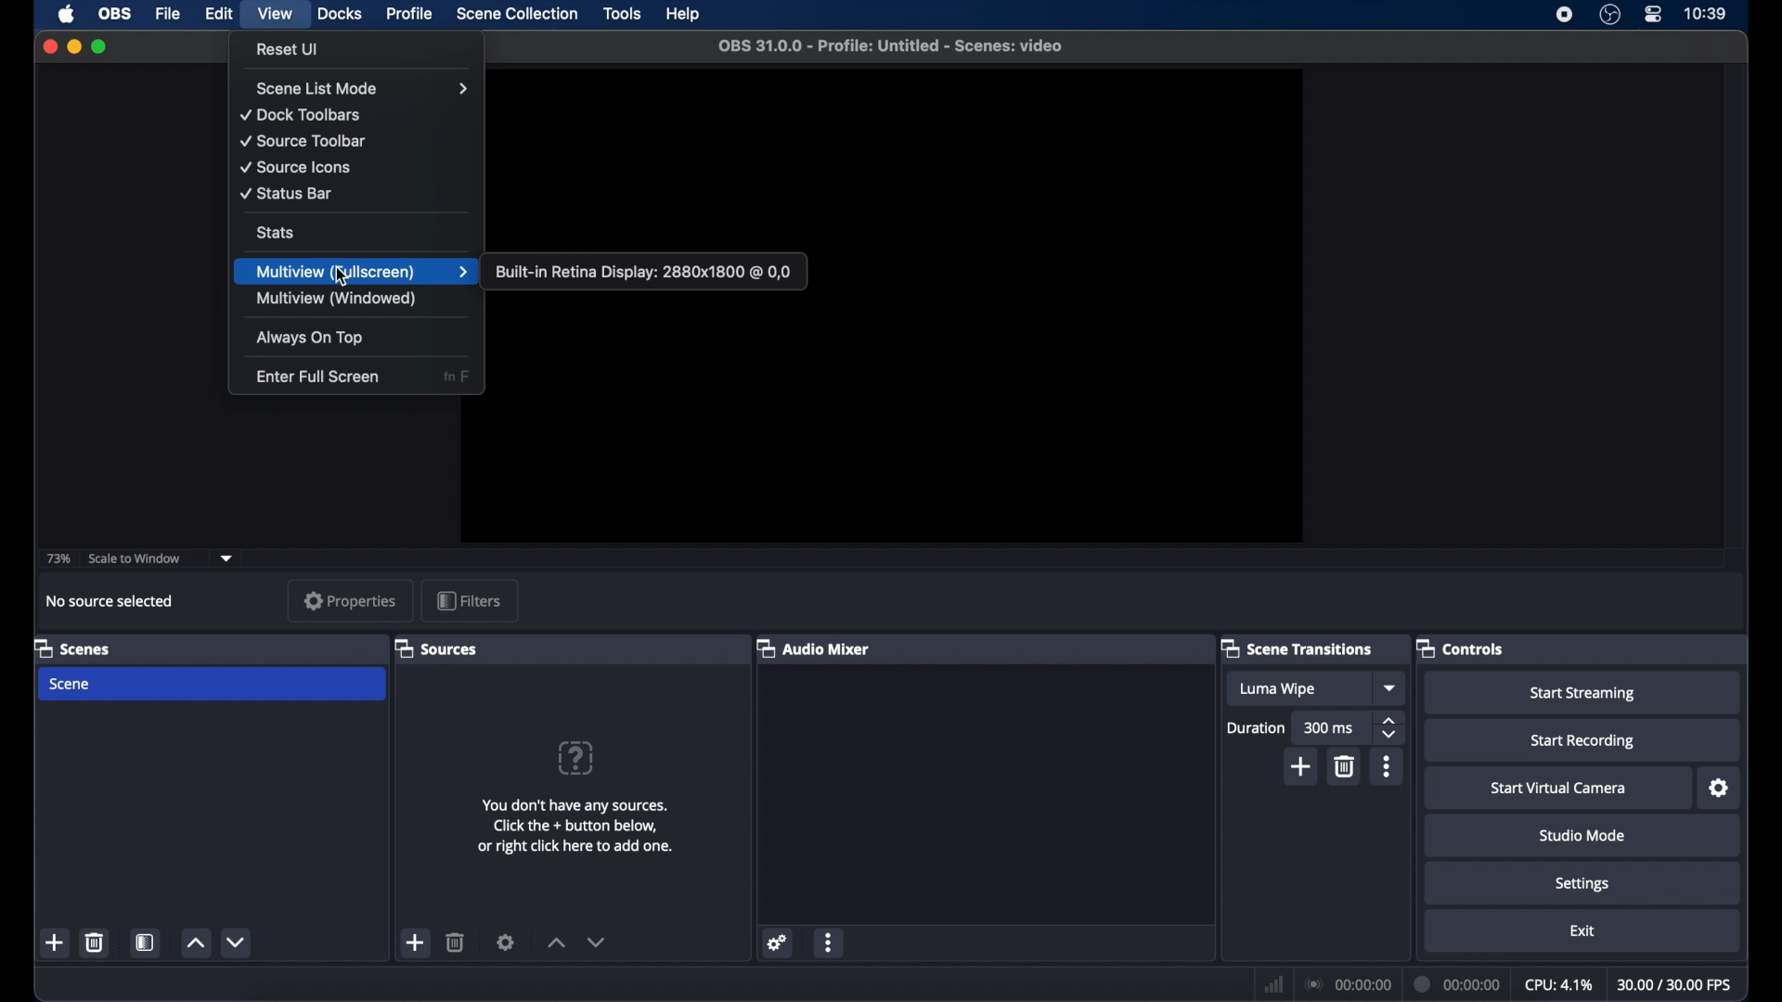 This screenshot has height=1002, width=1782. Describe the element at coordinates (58, 559) in the screenshot. I see `73%` at that location.